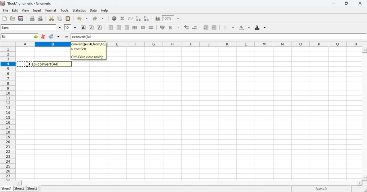  What do you see at coordinates (24, 64) in the screenshot?
I see `select` at bounding box center [24, 64].